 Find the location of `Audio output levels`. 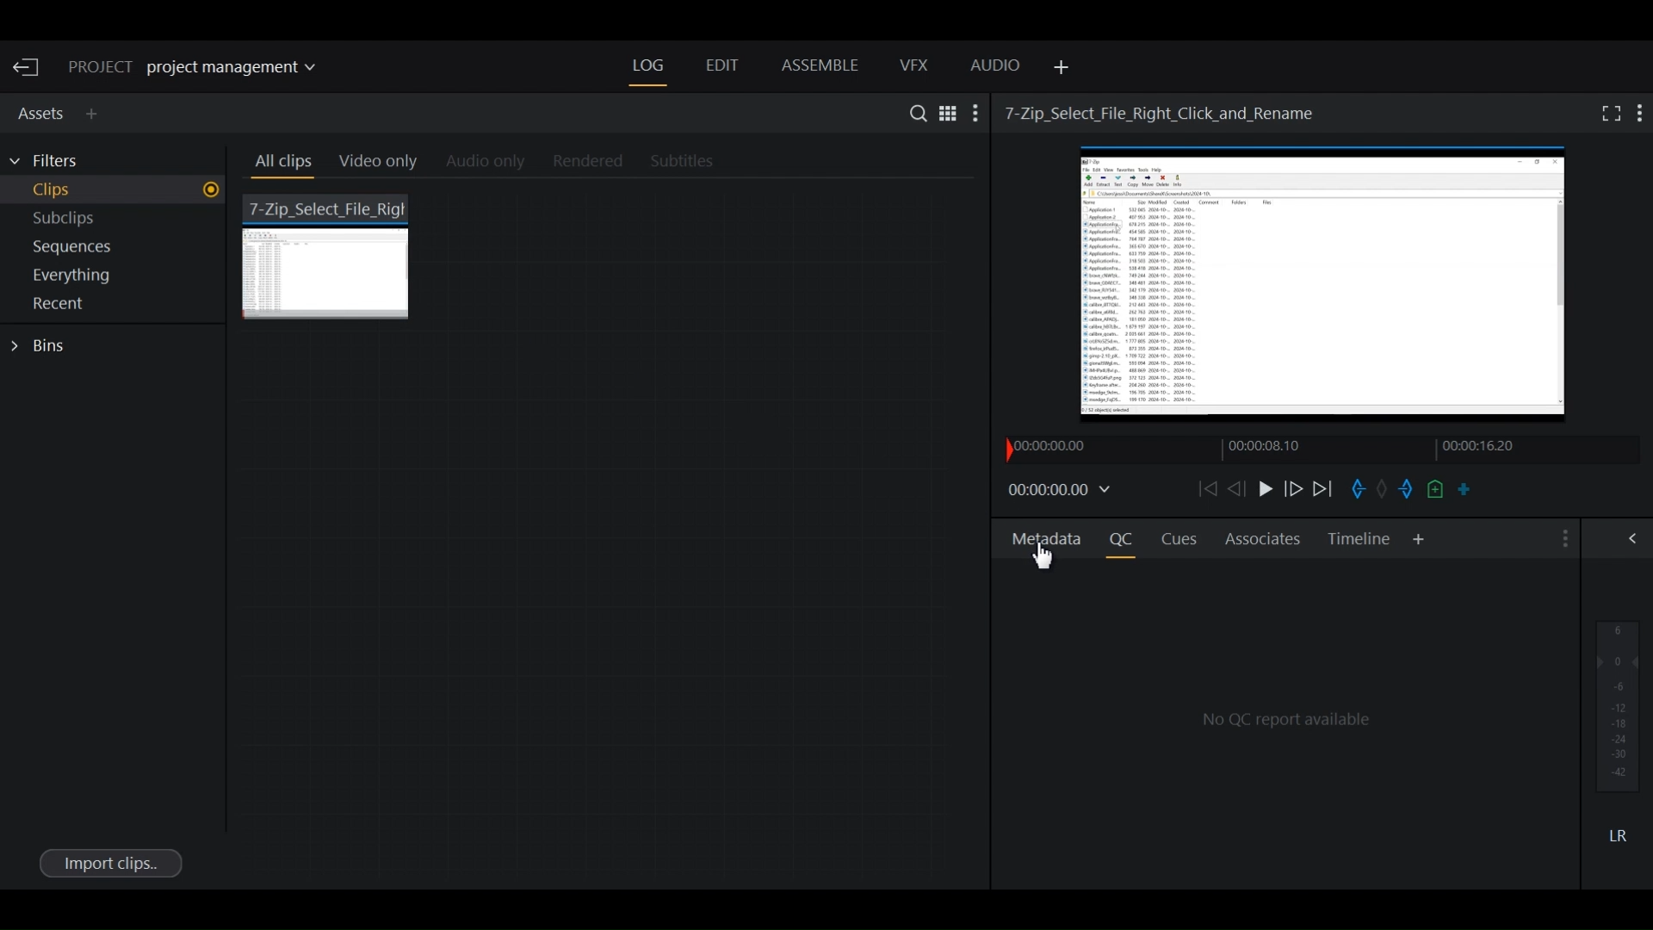

Audio output levels is located at coordinates (1618, 705).